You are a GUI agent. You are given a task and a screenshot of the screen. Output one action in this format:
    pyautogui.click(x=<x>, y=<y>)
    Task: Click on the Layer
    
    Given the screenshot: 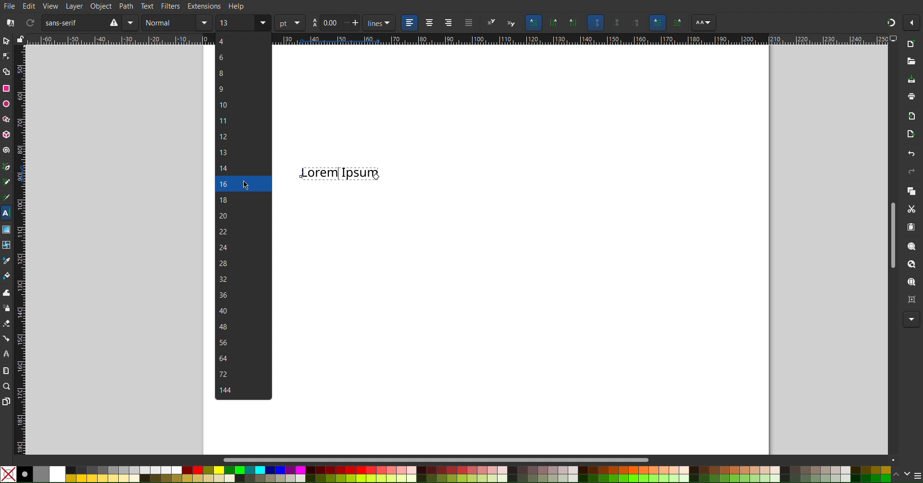 What is the action you would take?
    pyautogui.click(x=75, y=6)
    